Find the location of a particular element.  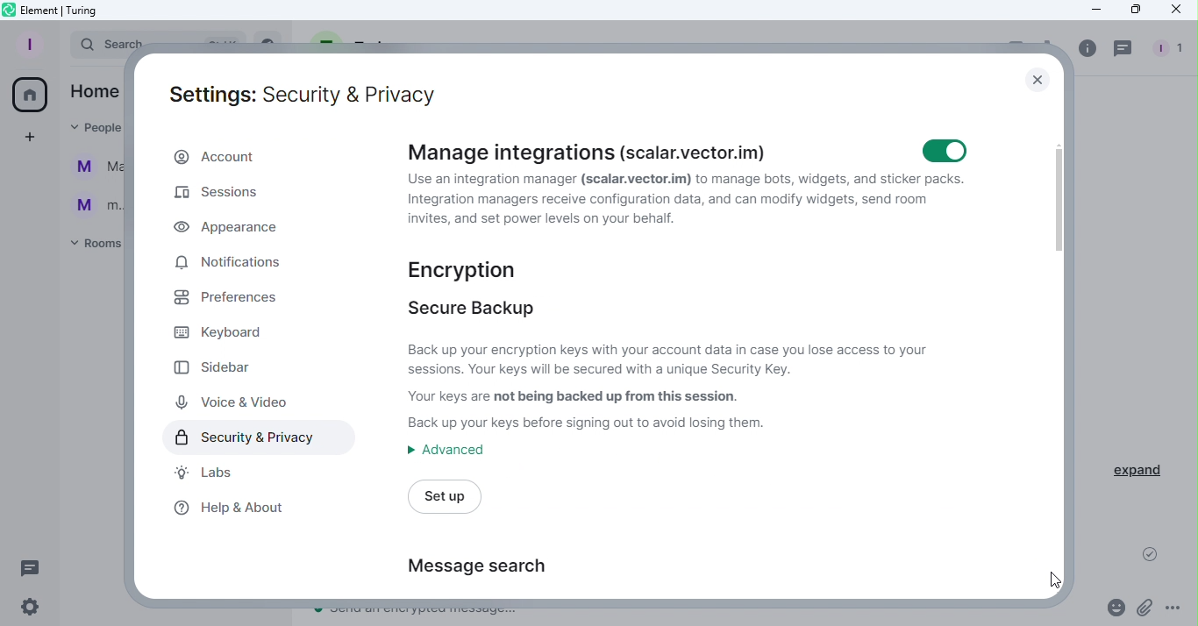

Expand is located at coordinates (1138, 471).